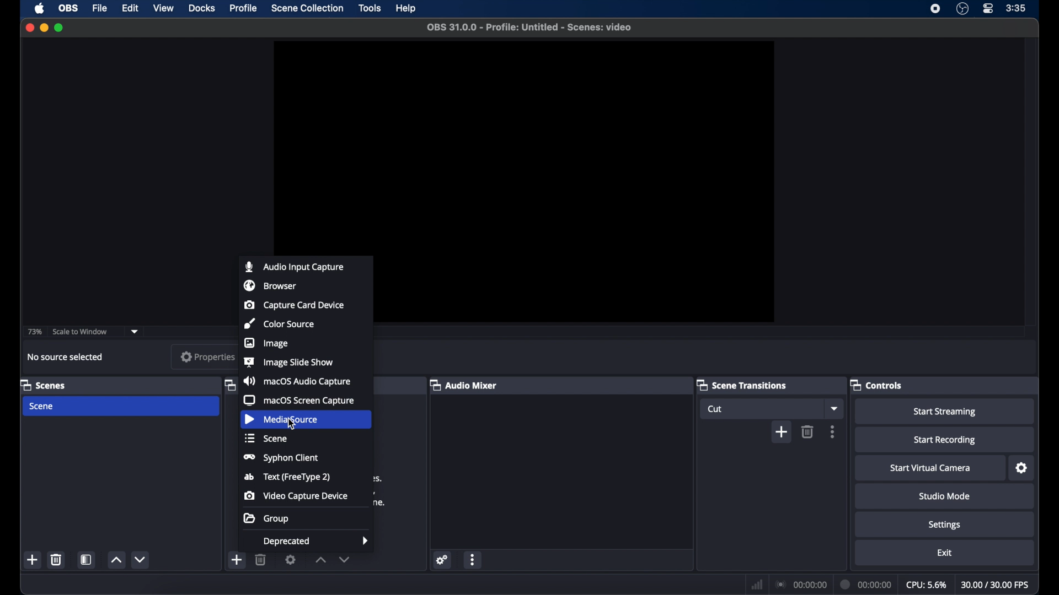  What do you see at coordinates (935, 9) in the screenshot?
I see `screen recording` at bounding box center [935, 9].